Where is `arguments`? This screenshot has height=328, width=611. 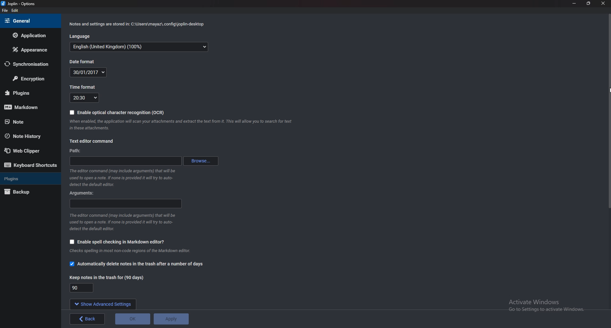 arguments is located at coordinates (127, 203).